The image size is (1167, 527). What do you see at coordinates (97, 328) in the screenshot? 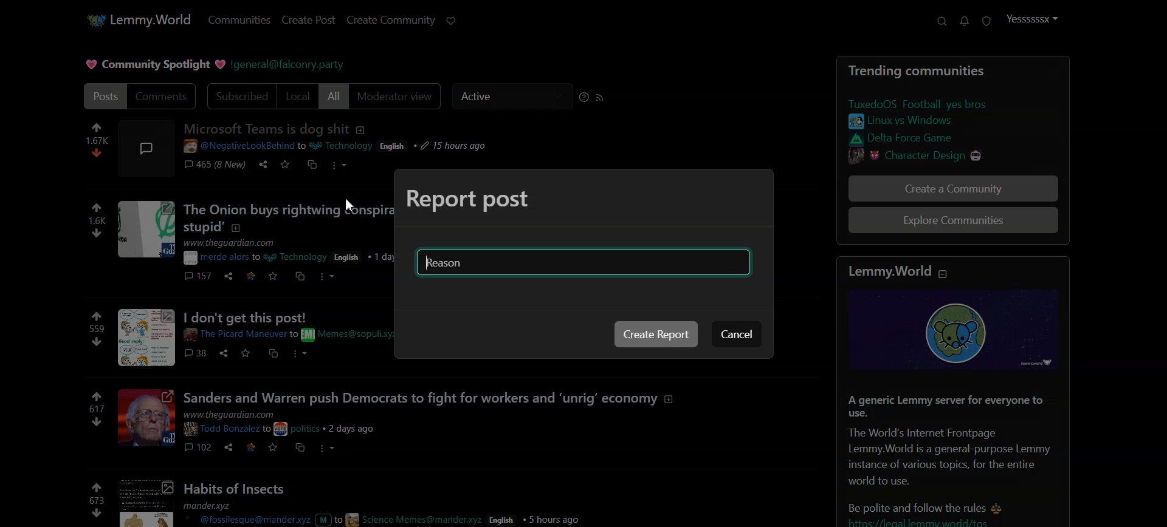
I see `numbers` at bounding box center [97, 328].